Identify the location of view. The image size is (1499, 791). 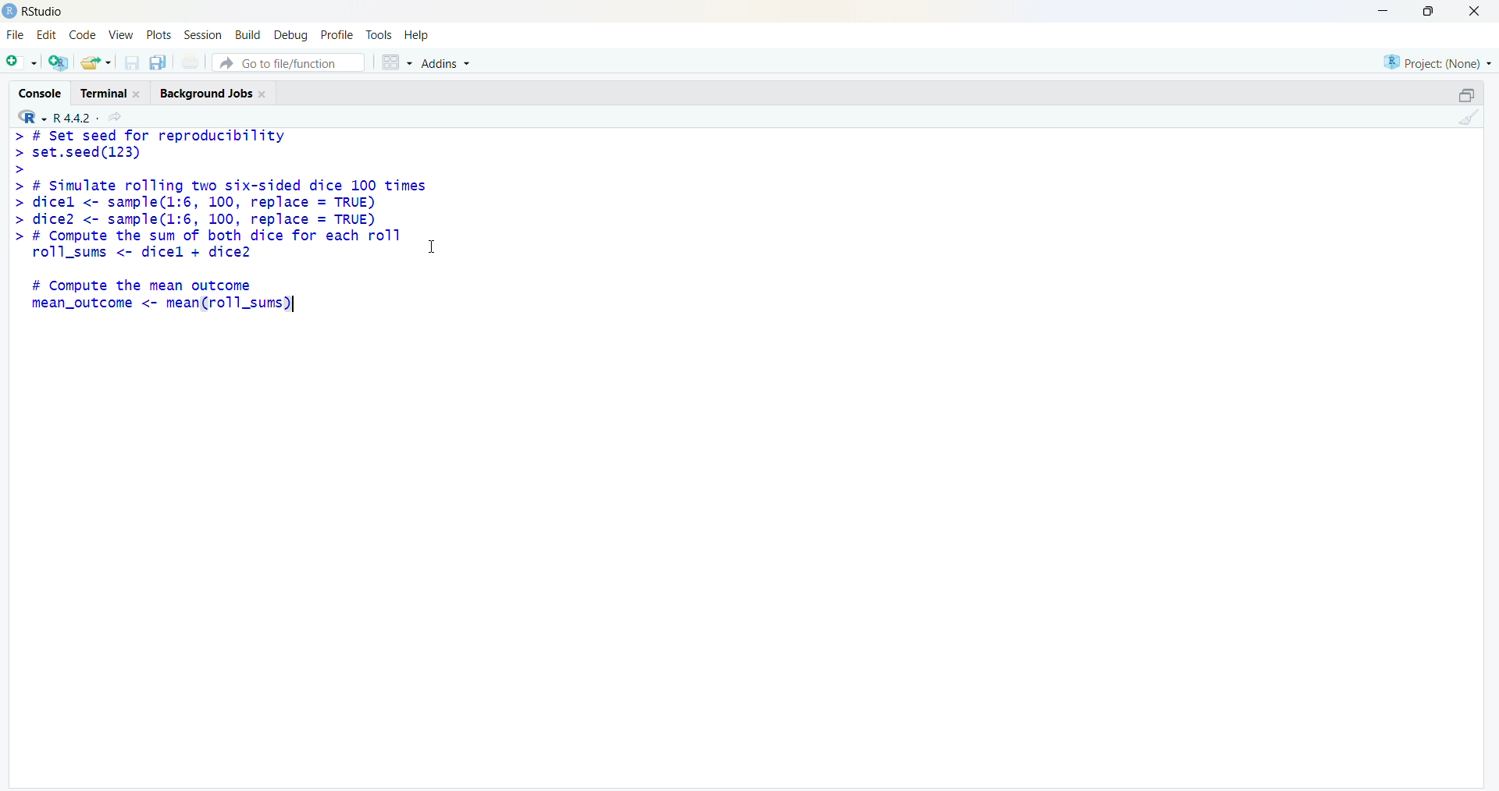
(121, 34).